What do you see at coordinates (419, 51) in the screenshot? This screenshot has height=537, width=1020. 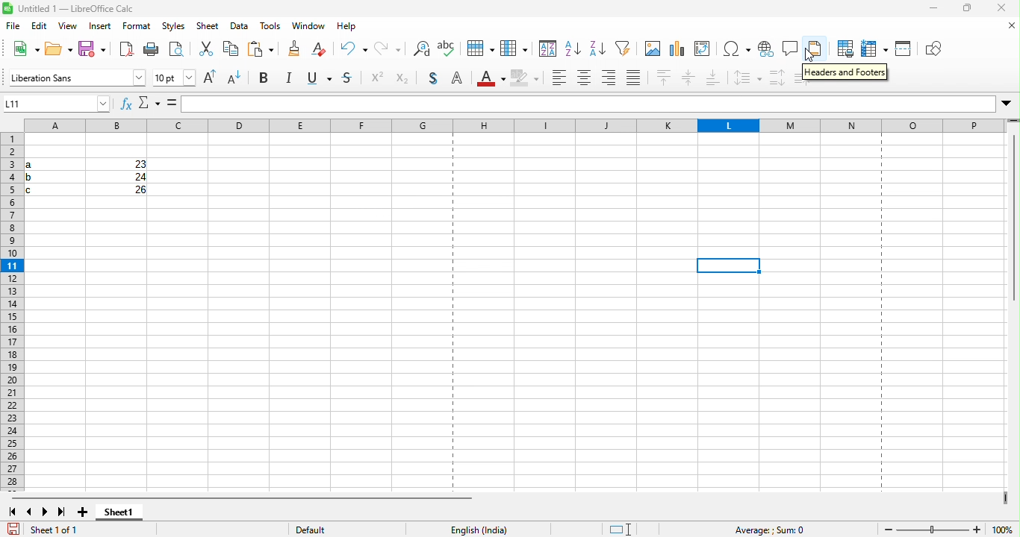 I see `spelling` at bounding box center [419, 51].